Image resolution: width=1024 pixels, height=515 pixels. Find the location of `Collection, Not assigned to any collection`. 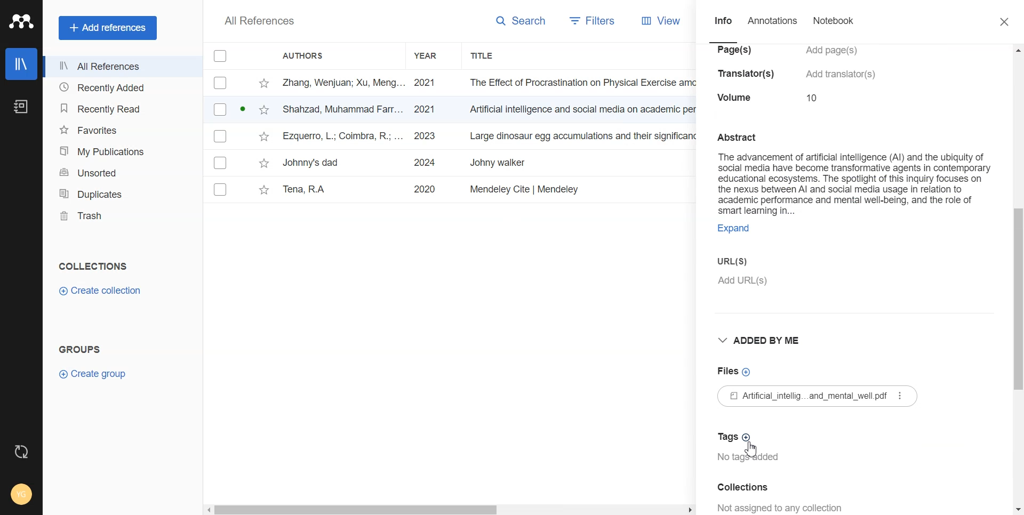

Collection, Not assigned to any collection is located at coordinates (800, 497).